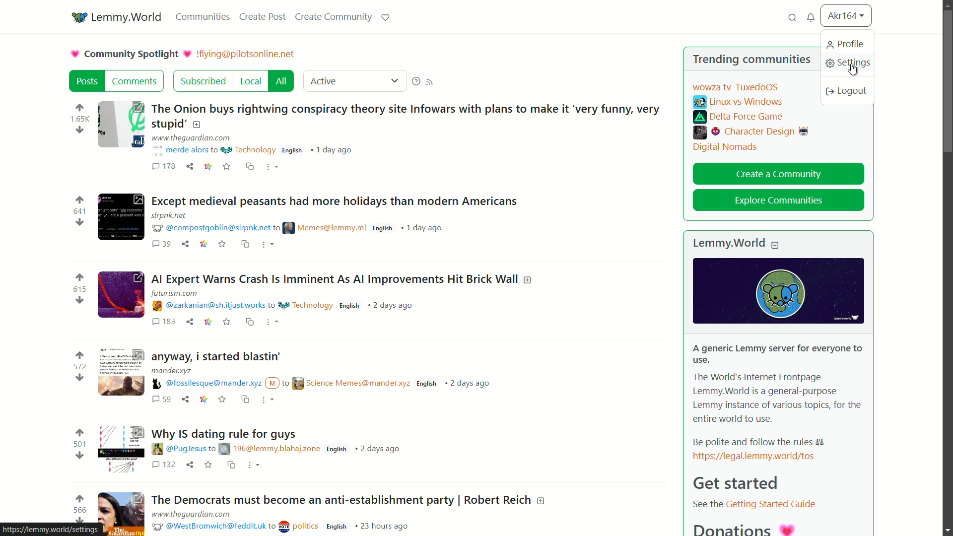 The image size is (953, 536). What do you see at coordinates (321, 354) in the screenshot?
I see `post-4` at bounding box center [321, 354].